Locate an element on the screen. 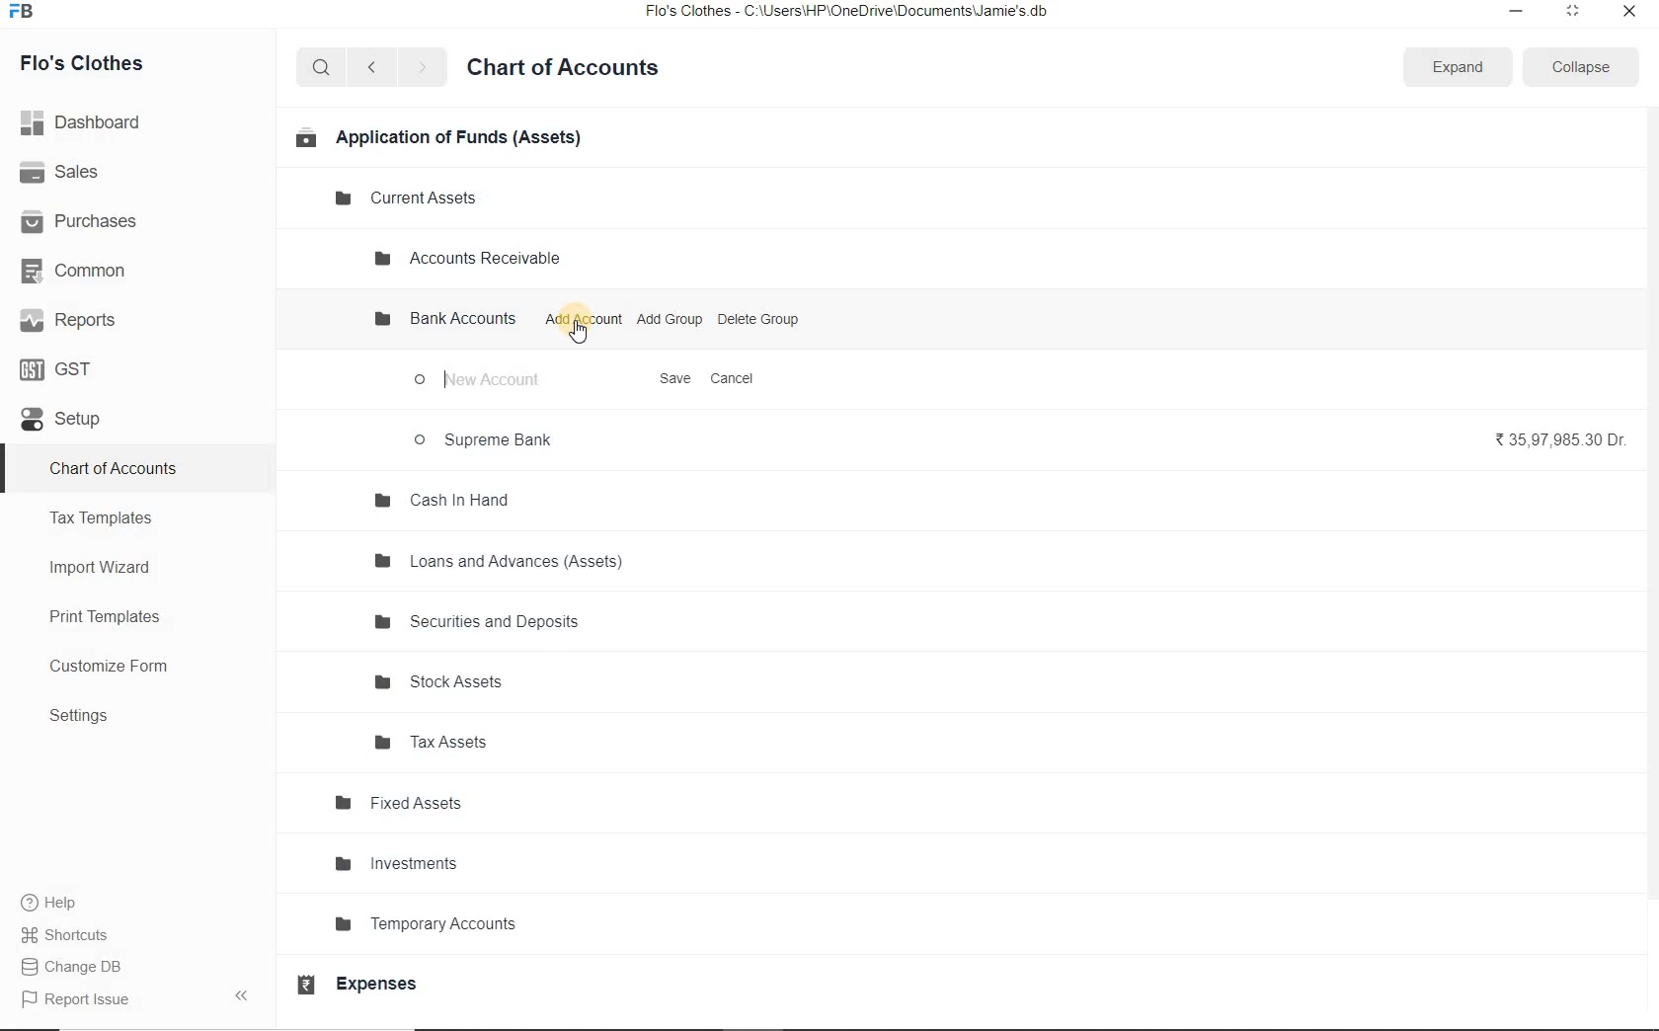 This screenshot has width=1659, height=1031. search is located at coordinates (322, 68).